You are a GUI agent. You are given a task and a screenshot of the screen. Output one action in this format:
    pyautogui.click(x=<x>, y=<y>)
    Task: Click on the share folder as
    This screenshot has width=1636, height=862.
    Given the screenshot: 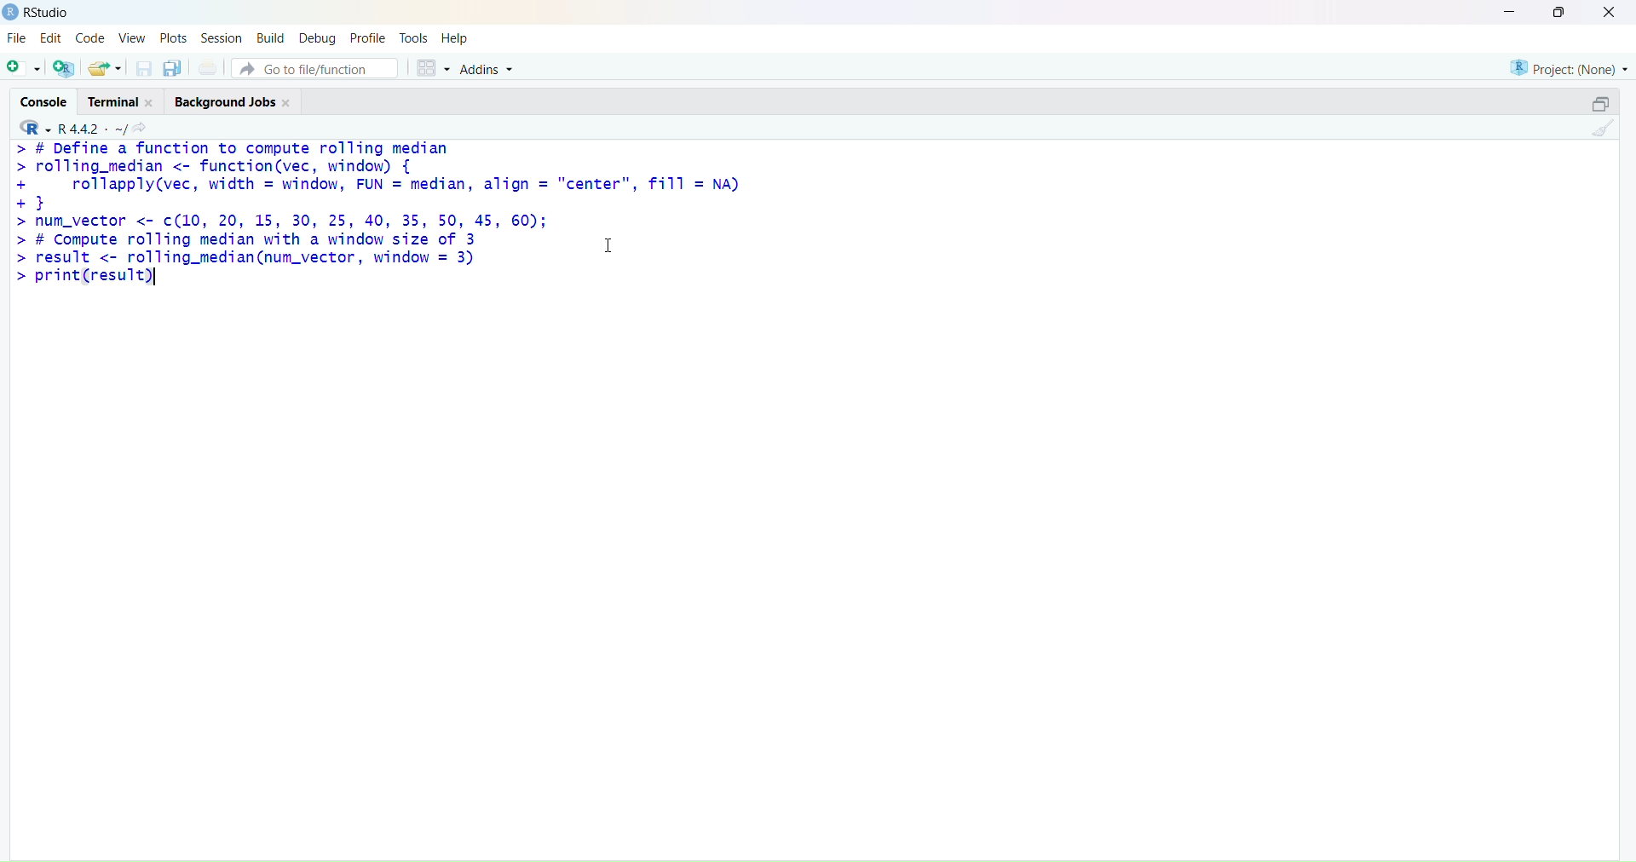 What is the action you would take?
    pyautogui.click(x=105, y=68)
    